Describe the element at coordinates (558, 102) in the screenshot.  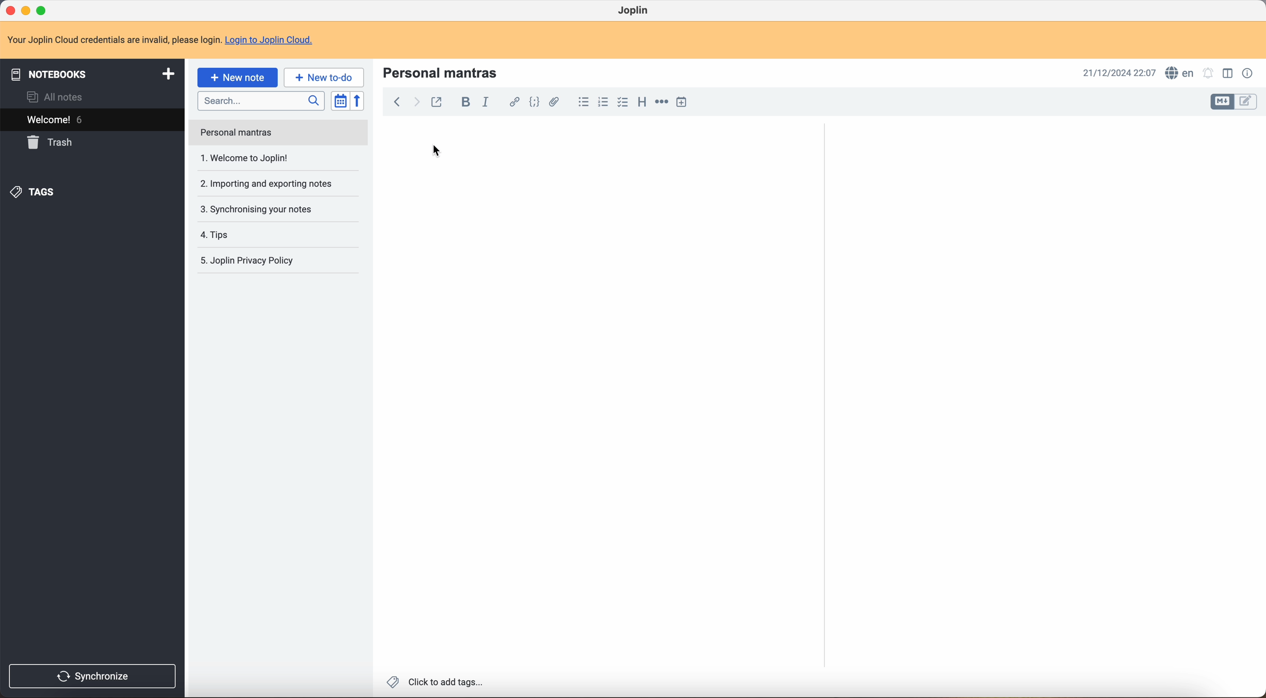
I see `attach file` at that location.